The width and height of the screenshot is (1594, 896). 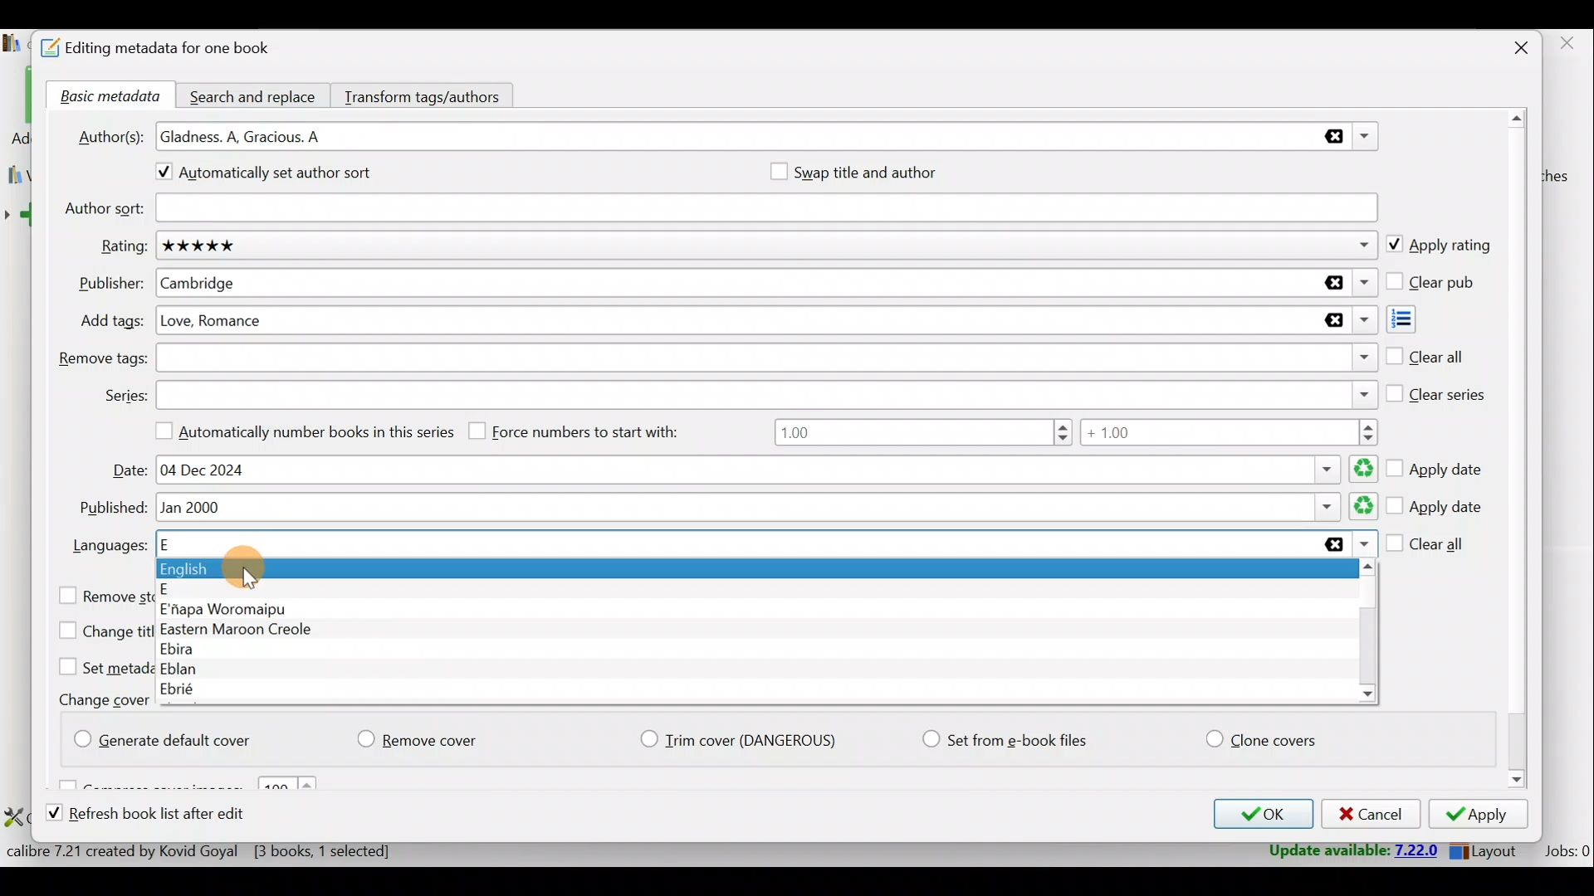 I want to click on Remove stored conversion settings for the selected books, so click(x=101, y=596).